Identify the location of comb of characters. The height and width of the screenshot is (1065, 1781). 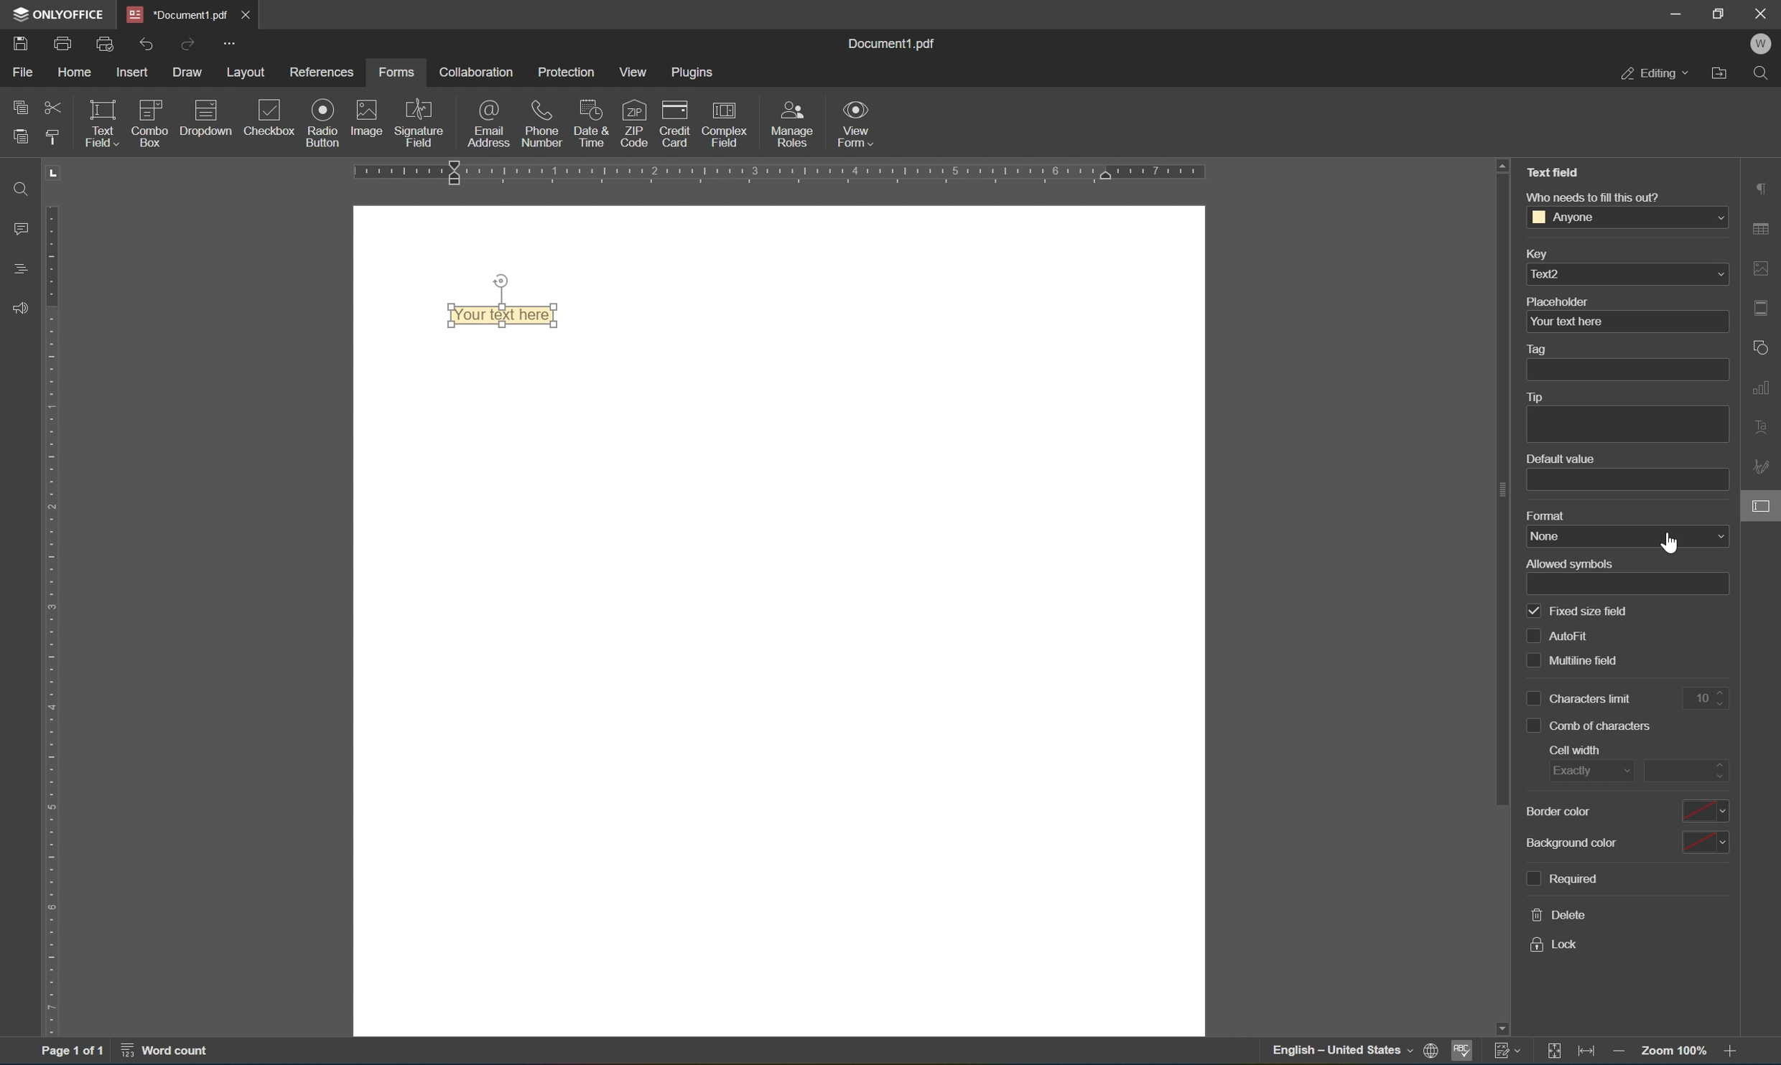
(1590, 727).